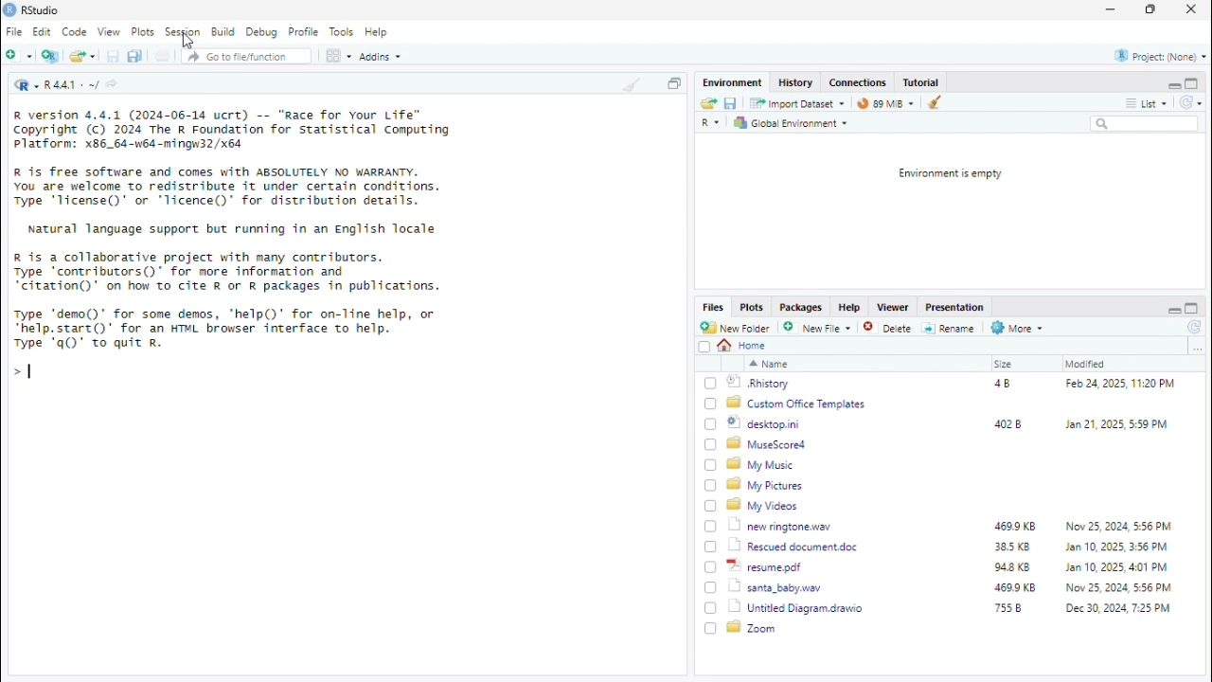 The image size is (1212, 682). I want to click on MuseScored, so click(767, 444).